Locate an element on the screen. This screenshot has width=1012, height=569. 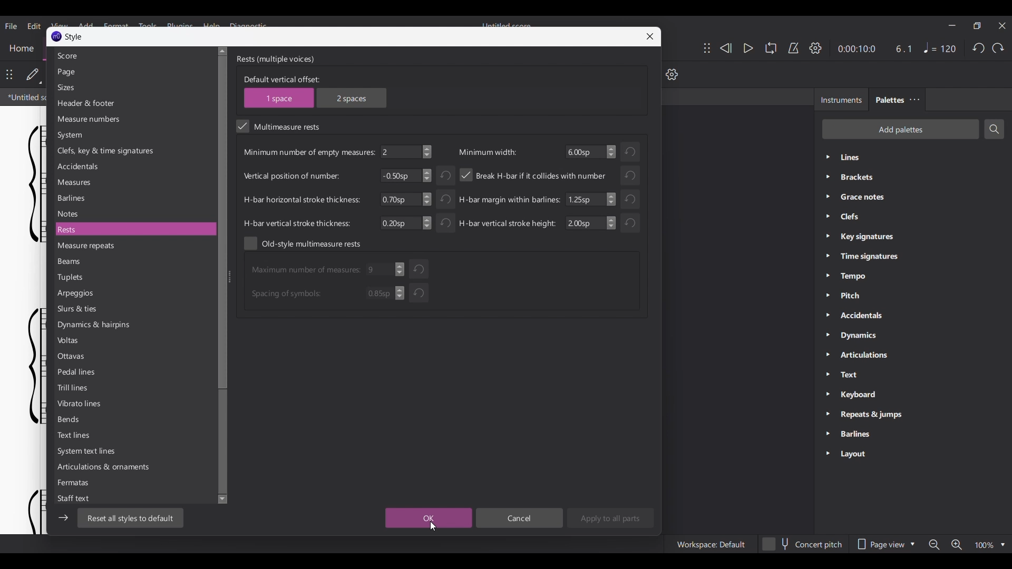
Measures is located at coordinates (134, 182).